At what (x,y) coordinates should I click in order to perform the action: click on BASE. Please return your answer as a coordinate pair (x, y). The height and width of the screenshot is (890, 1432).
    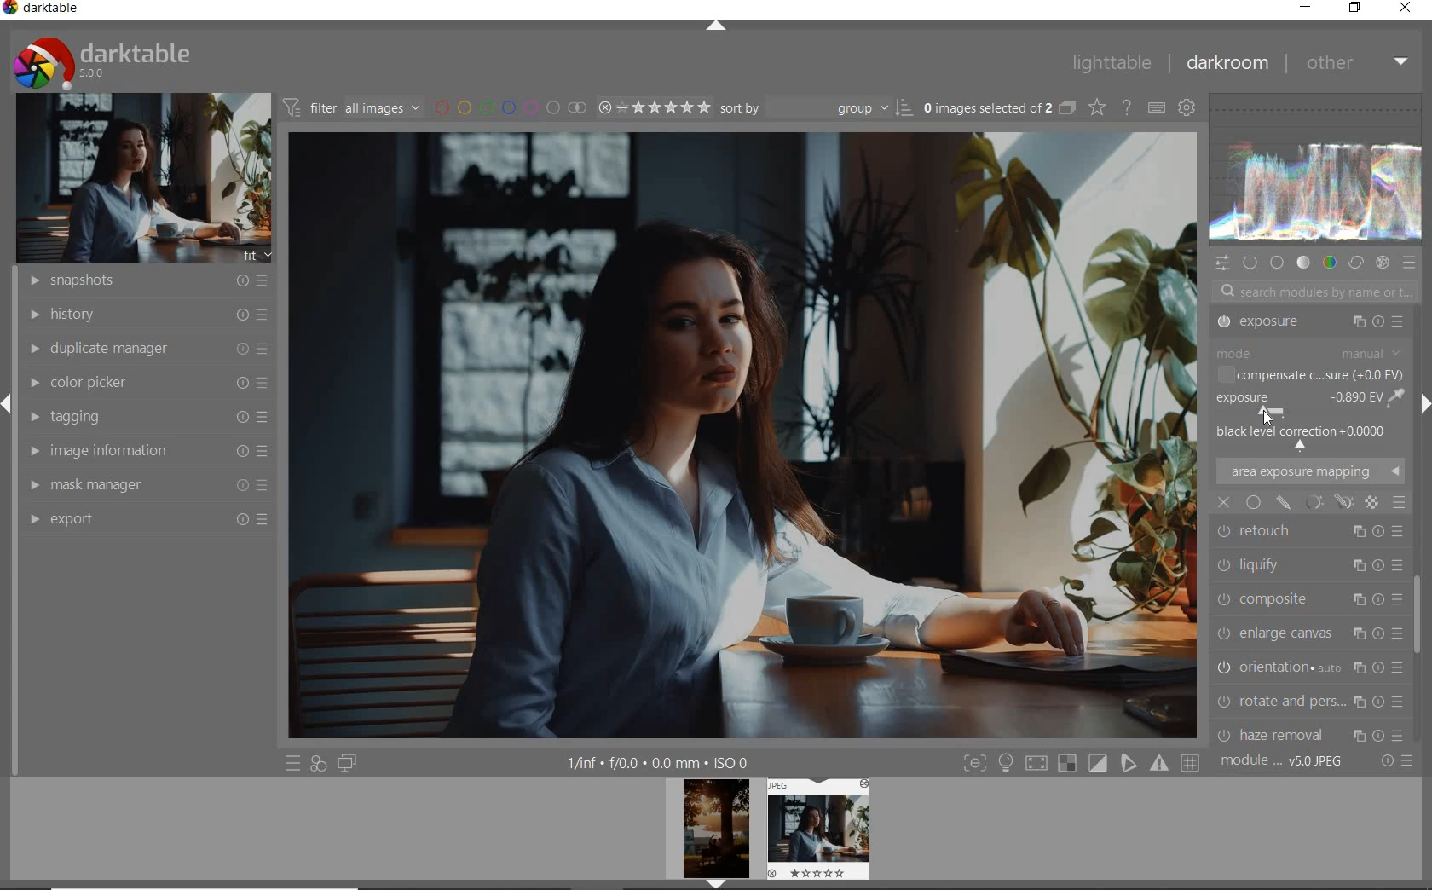
    Looking at the image, I should click on (1277, 263).